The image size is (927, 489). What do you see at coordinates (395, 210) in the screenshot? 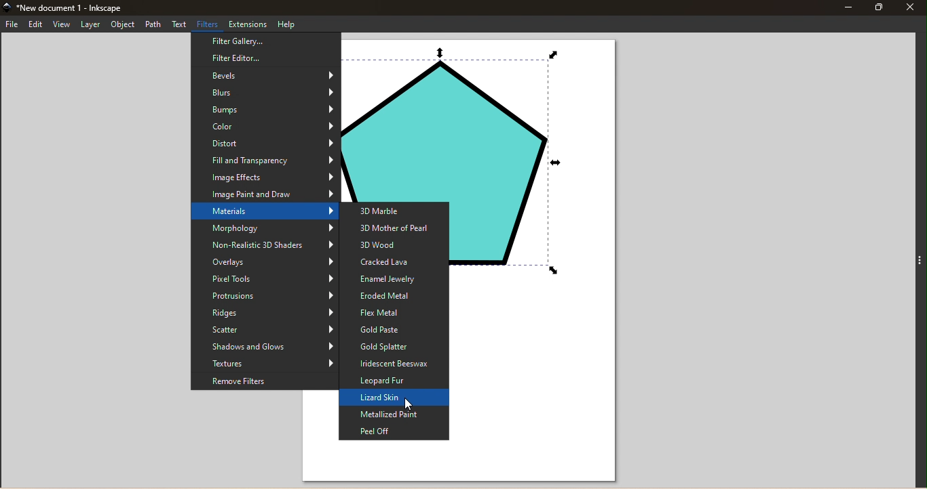
I see `3D Marble` at bounding box center [395, 210].